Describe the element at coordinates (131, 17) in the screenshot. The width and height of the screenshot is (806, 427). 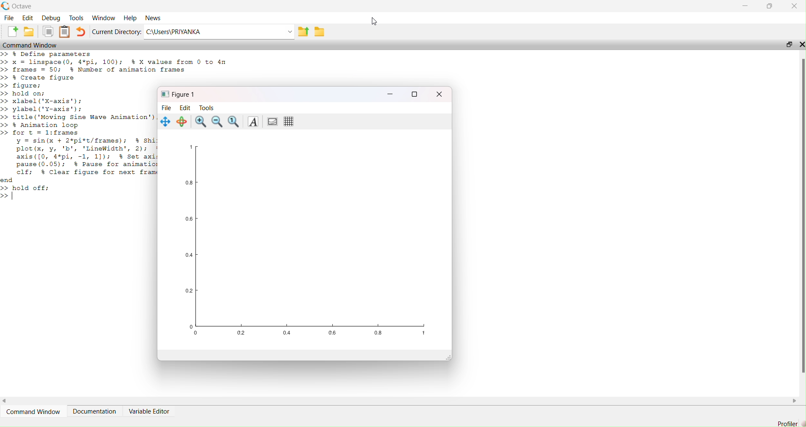
I see `Help` at that location.